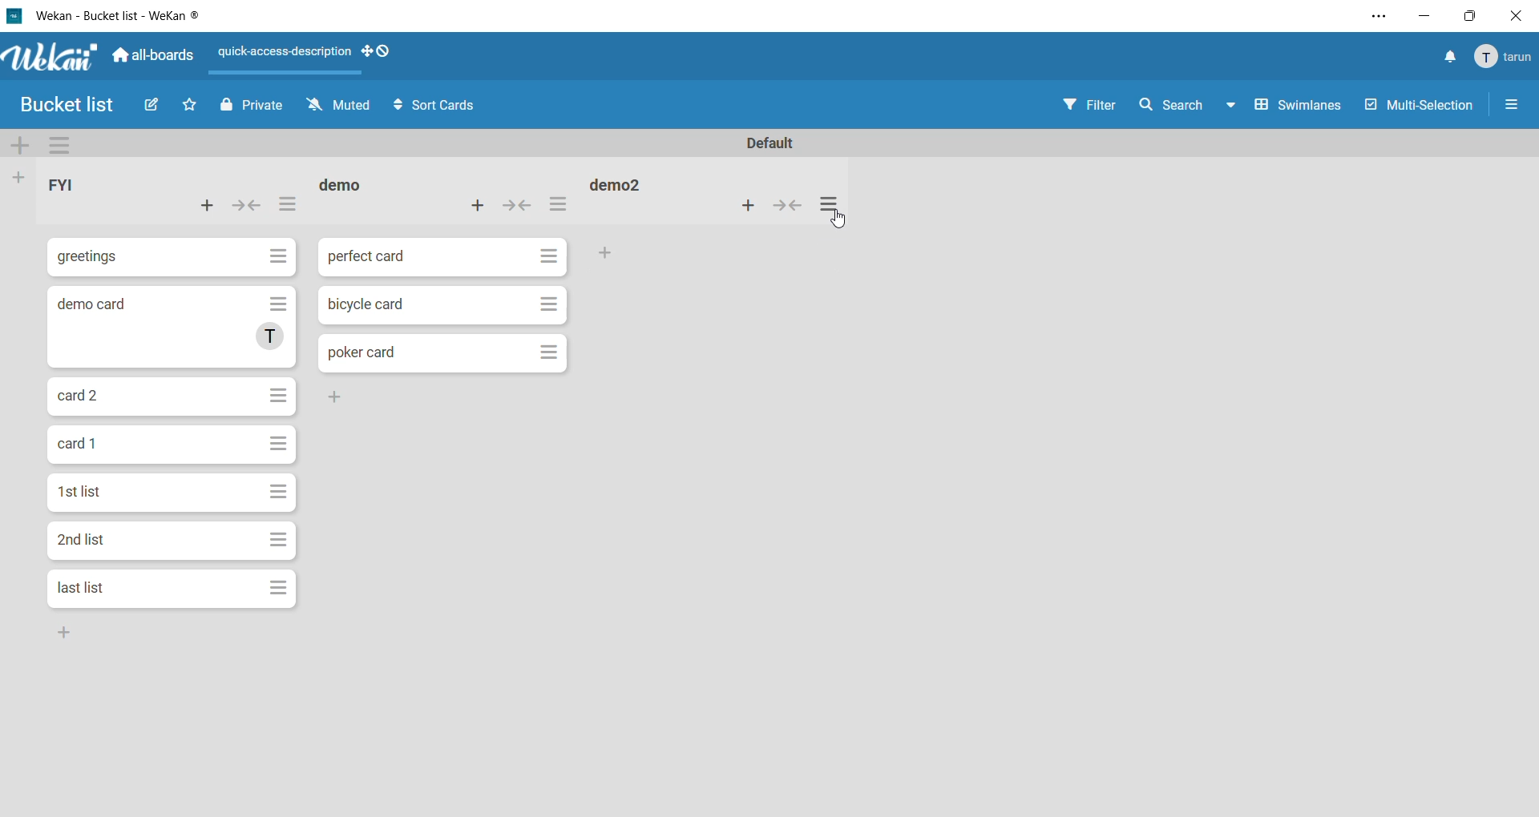  What do you see at coordinates (156, 106) in the screenshot?
I see `Edit` at bounding box center [156, 106].